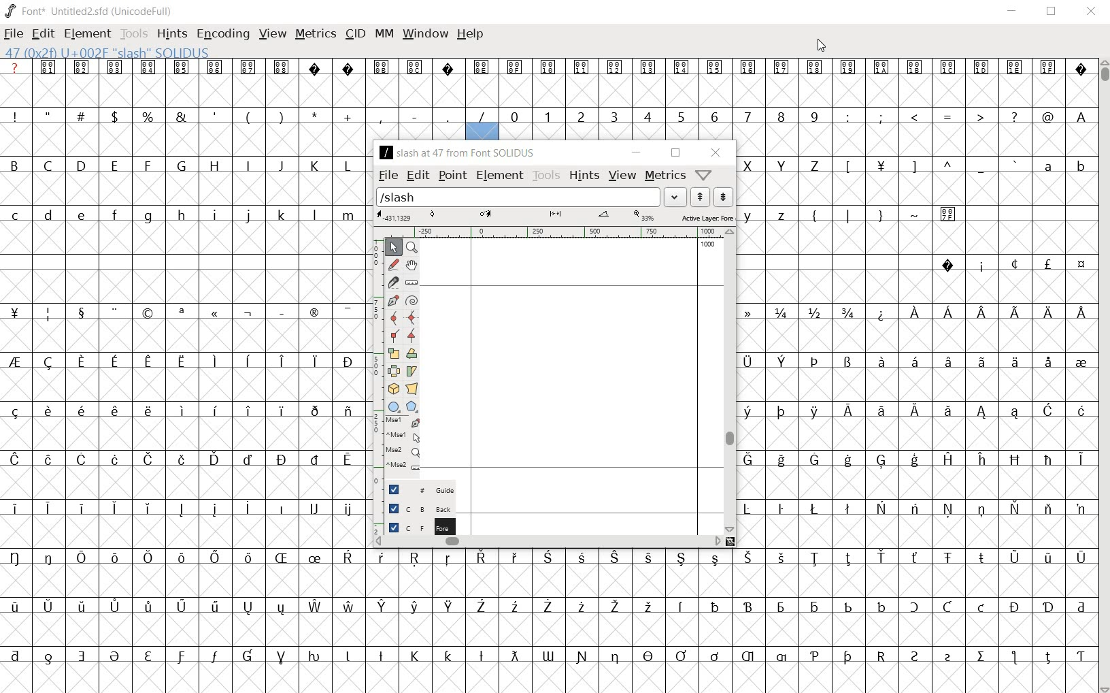 Image resolution: width=1110 pixels, height=693 pixels. What do you see at coordinates (915, 336) in the screenshot?
I see `empty cells` at bounding box center [915, 336].